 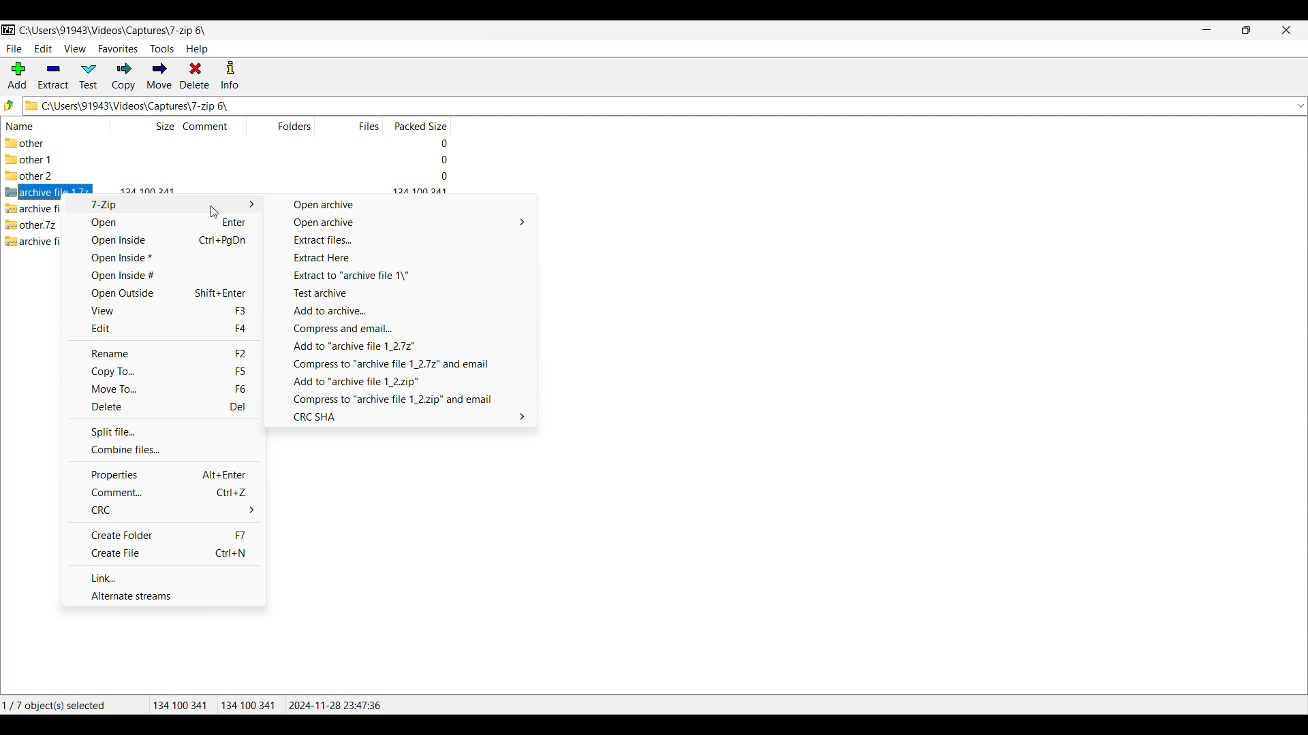 I want to click on Open archive, so click(x=401, y=205).